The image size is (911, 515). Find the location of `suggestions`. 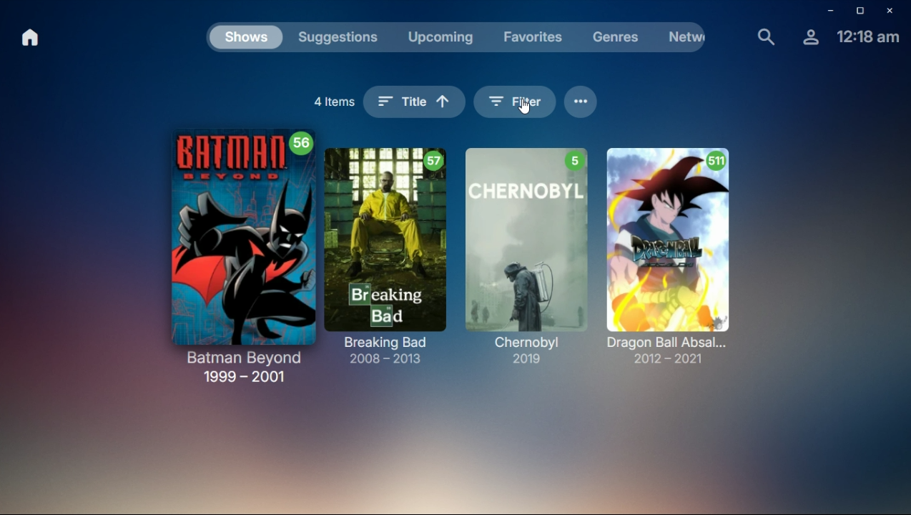

suggestions is located at coordinates (339, 38).